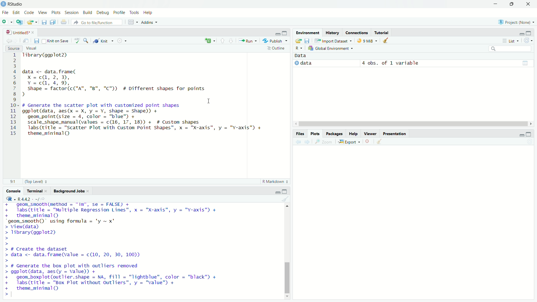  I want to click on Save workspace as, so click(307, 41).